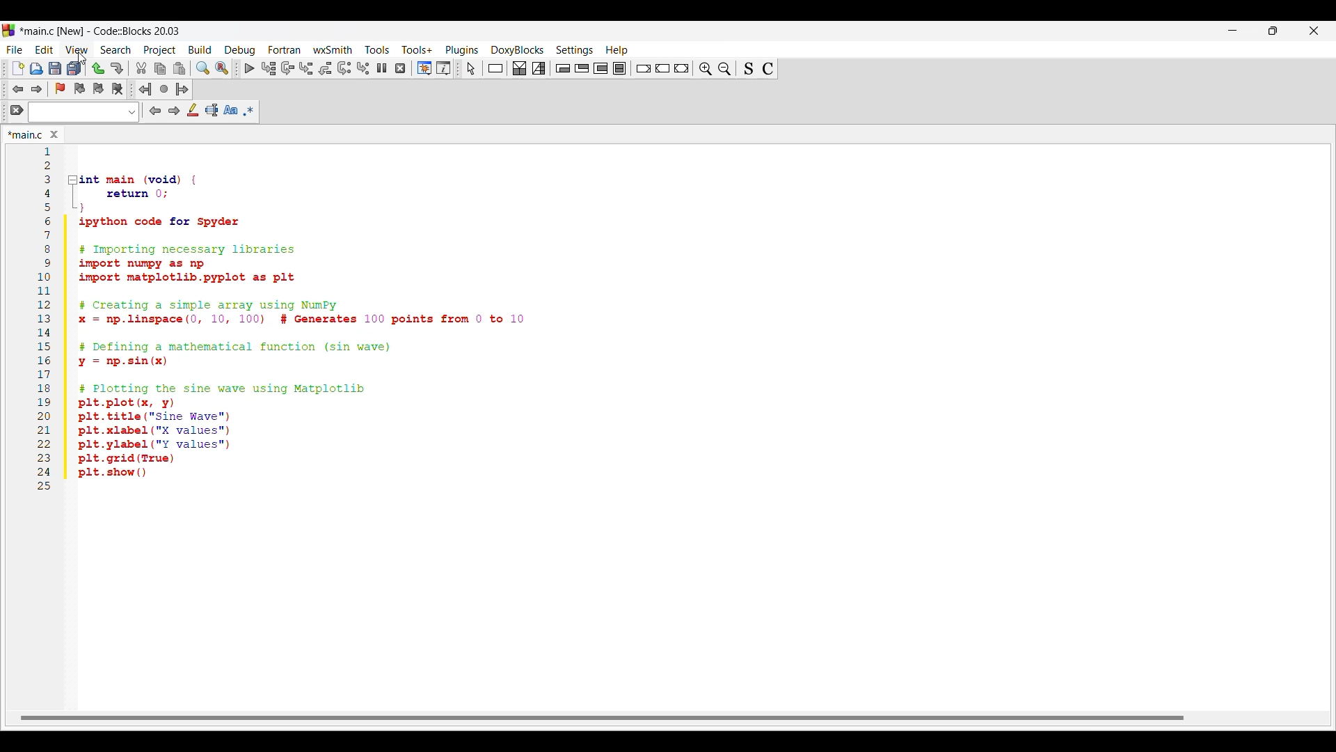 The height and width of the screenshot is (752, 1336). I want to click on Toggle source, so click(749, 68).